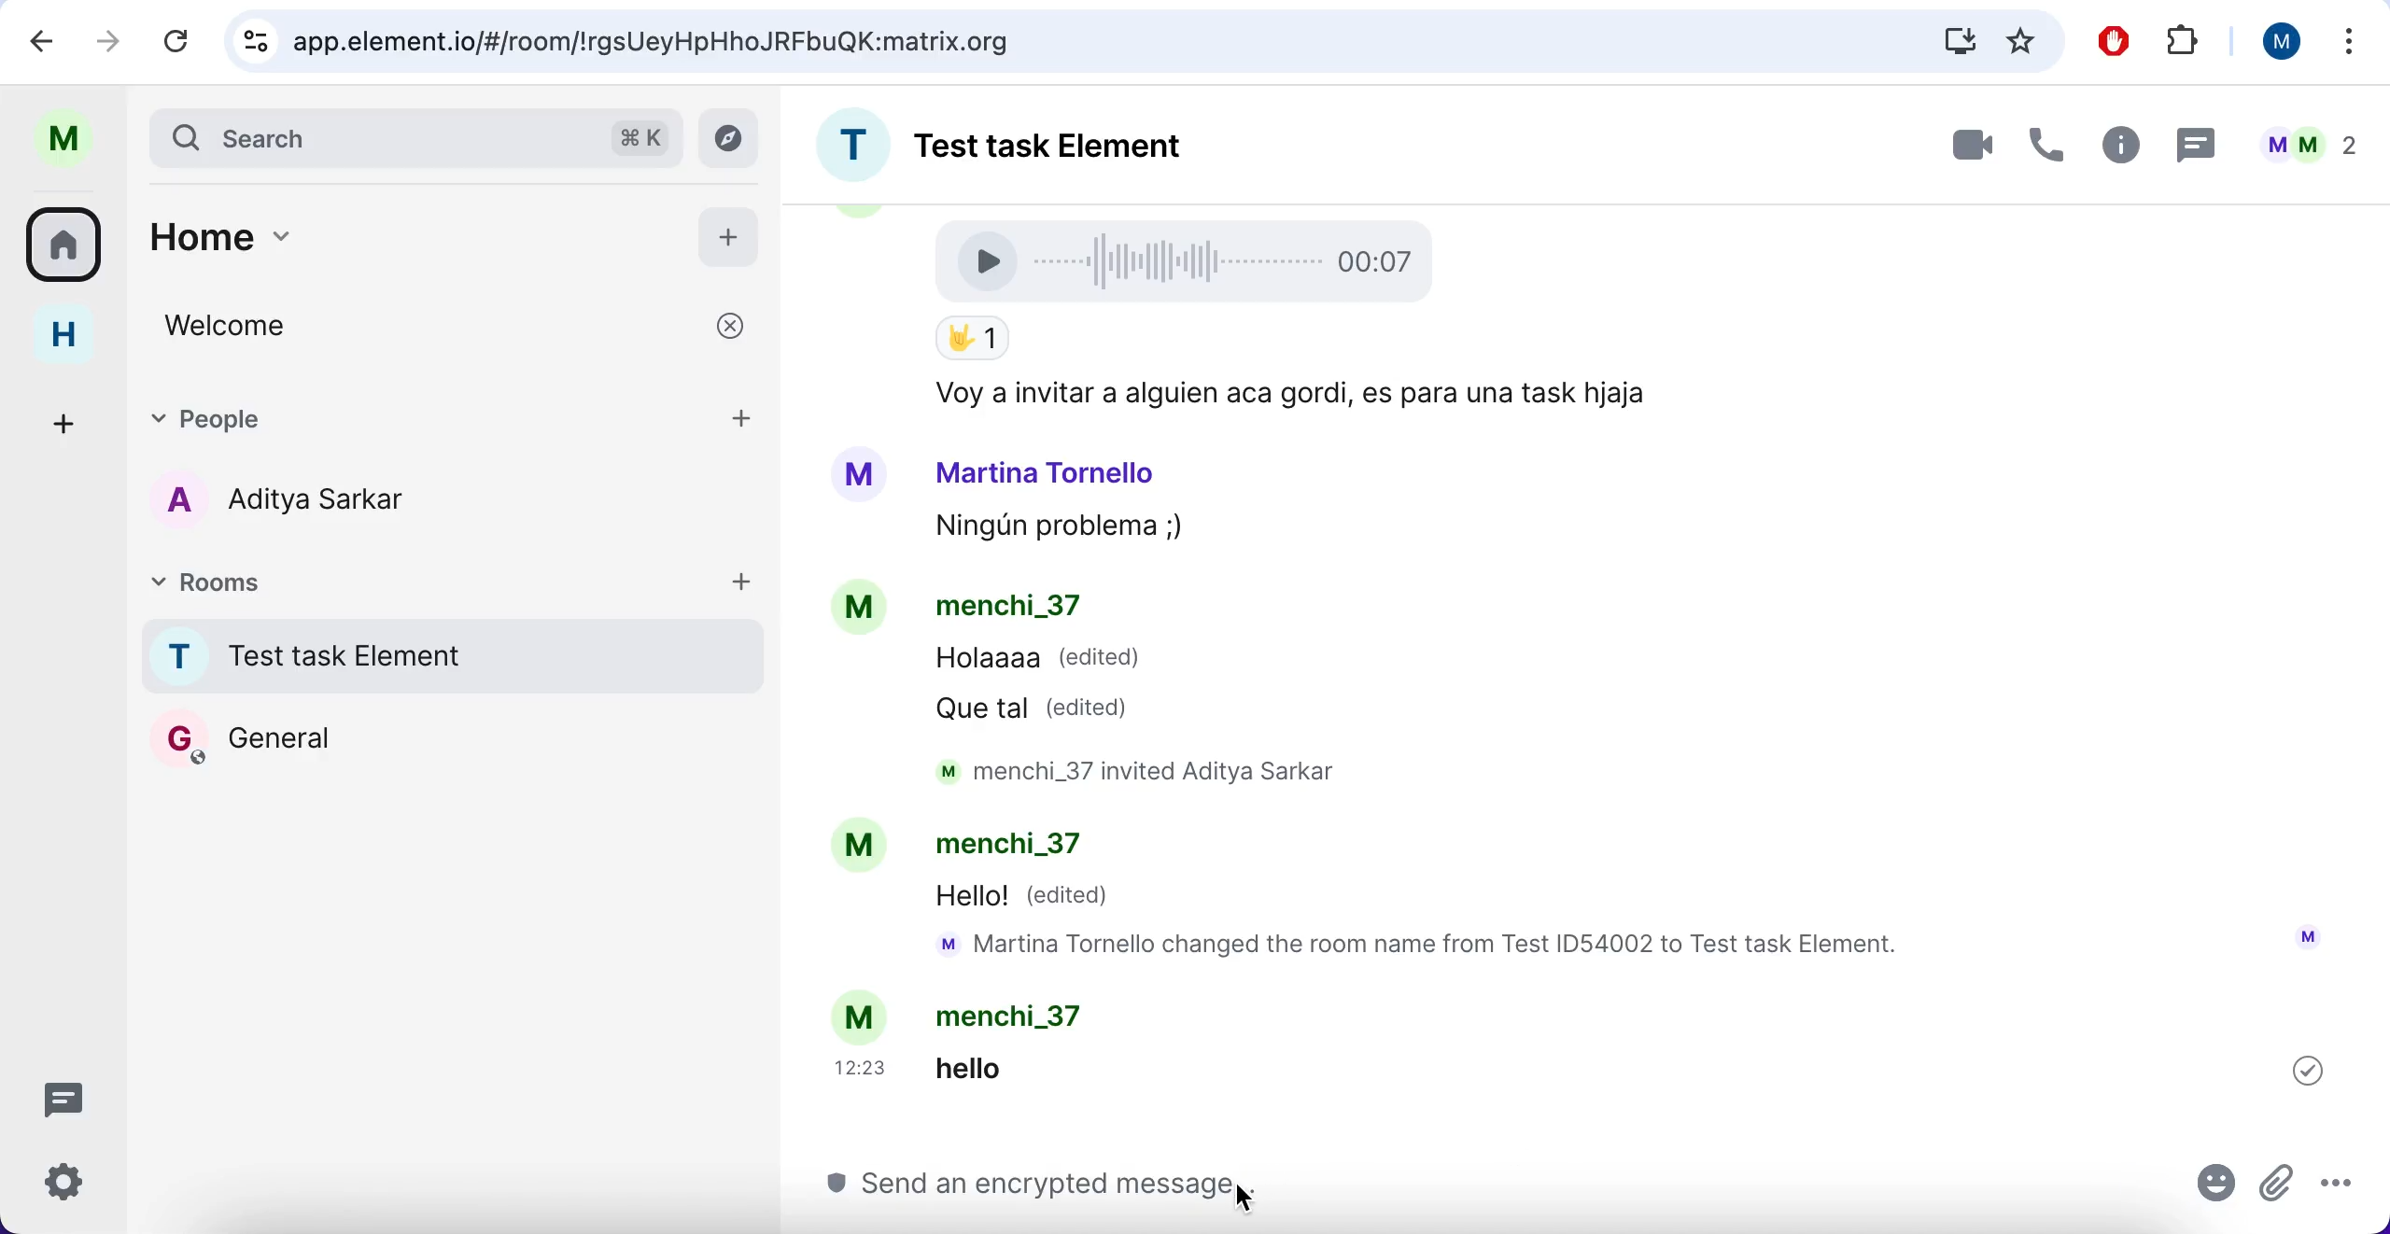 Image resolution: width=2390 pixels, height=1234 pixels. What do you see at coordinates (999, 1067) in the screenshot?
I see `helio` at bounding box center [999, 1067].